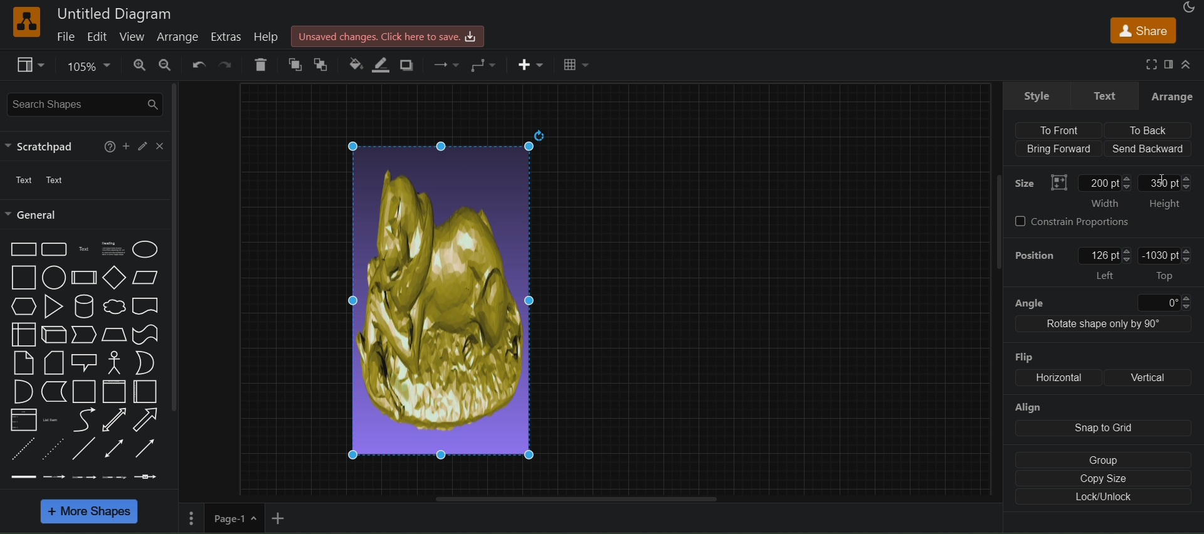  Describe the element at coordinates (283, 519) in the screenshot. I see `add new page` at that location.